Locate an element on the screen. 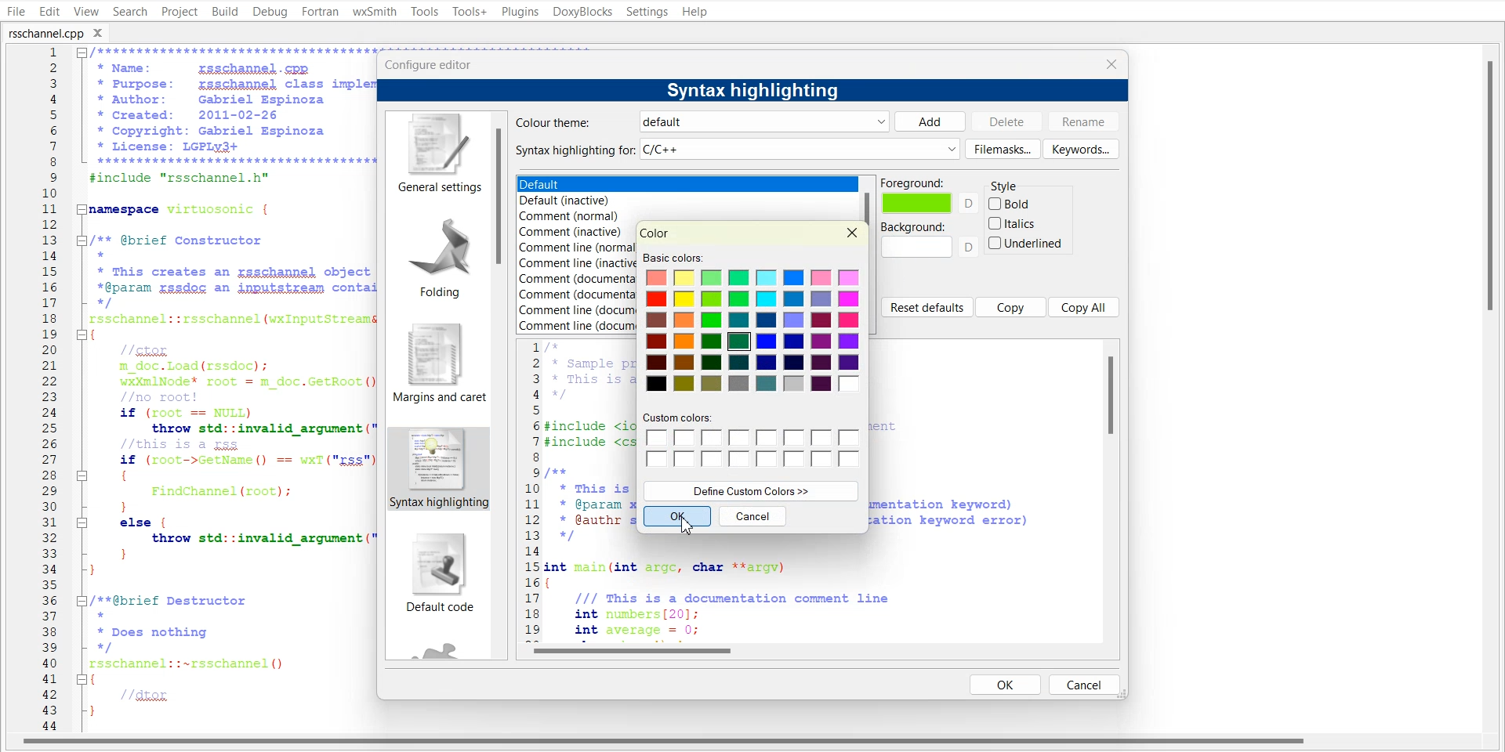  Tools+ is located at coordinates (468, 11).